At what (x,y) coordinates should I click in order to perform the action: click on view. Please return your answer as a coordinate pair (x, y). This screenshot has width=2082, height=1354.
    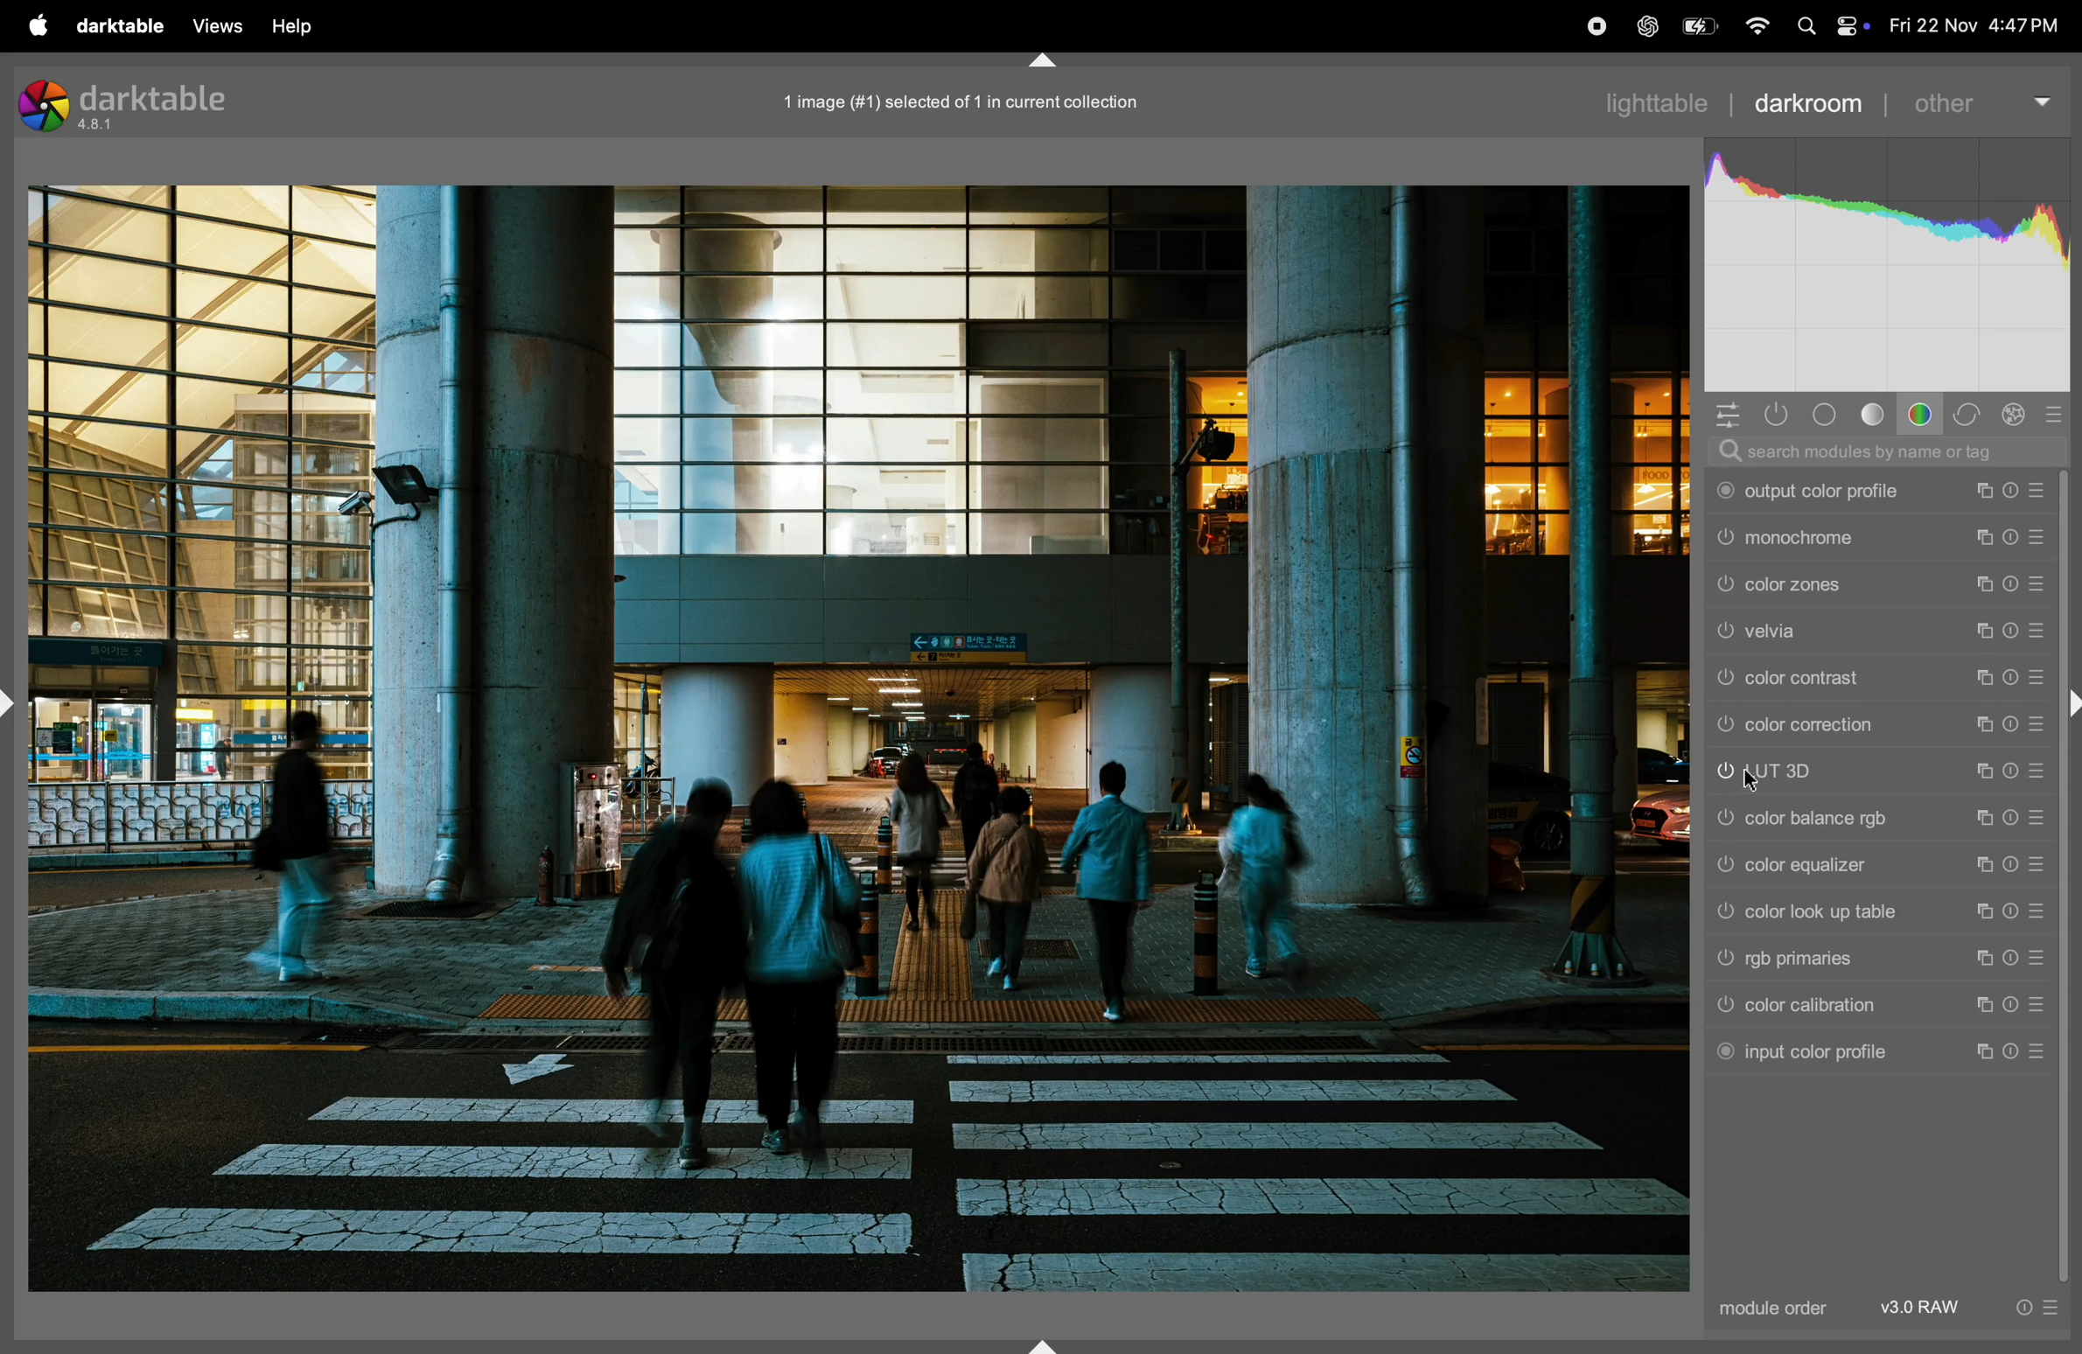
    Looking at the image, I should click on (304, 27).